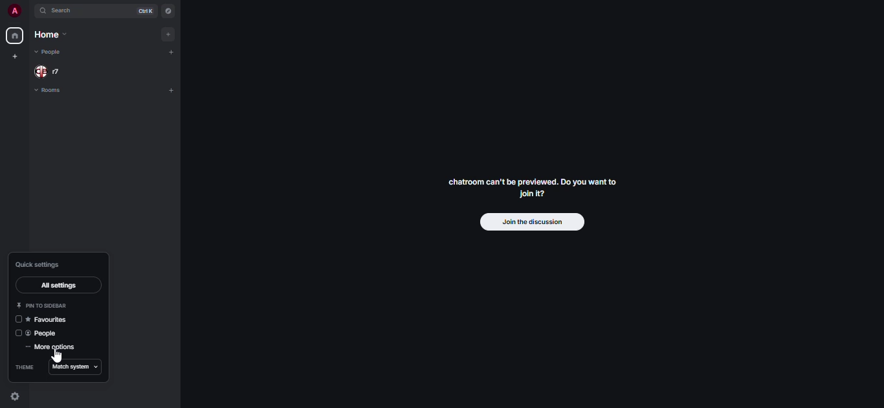 The width and height of the screenshot is (884, 408). What do you see at coordinates (531, 222) in the screenshot?
I see `join the discussion` at bounding box center [531, 222].